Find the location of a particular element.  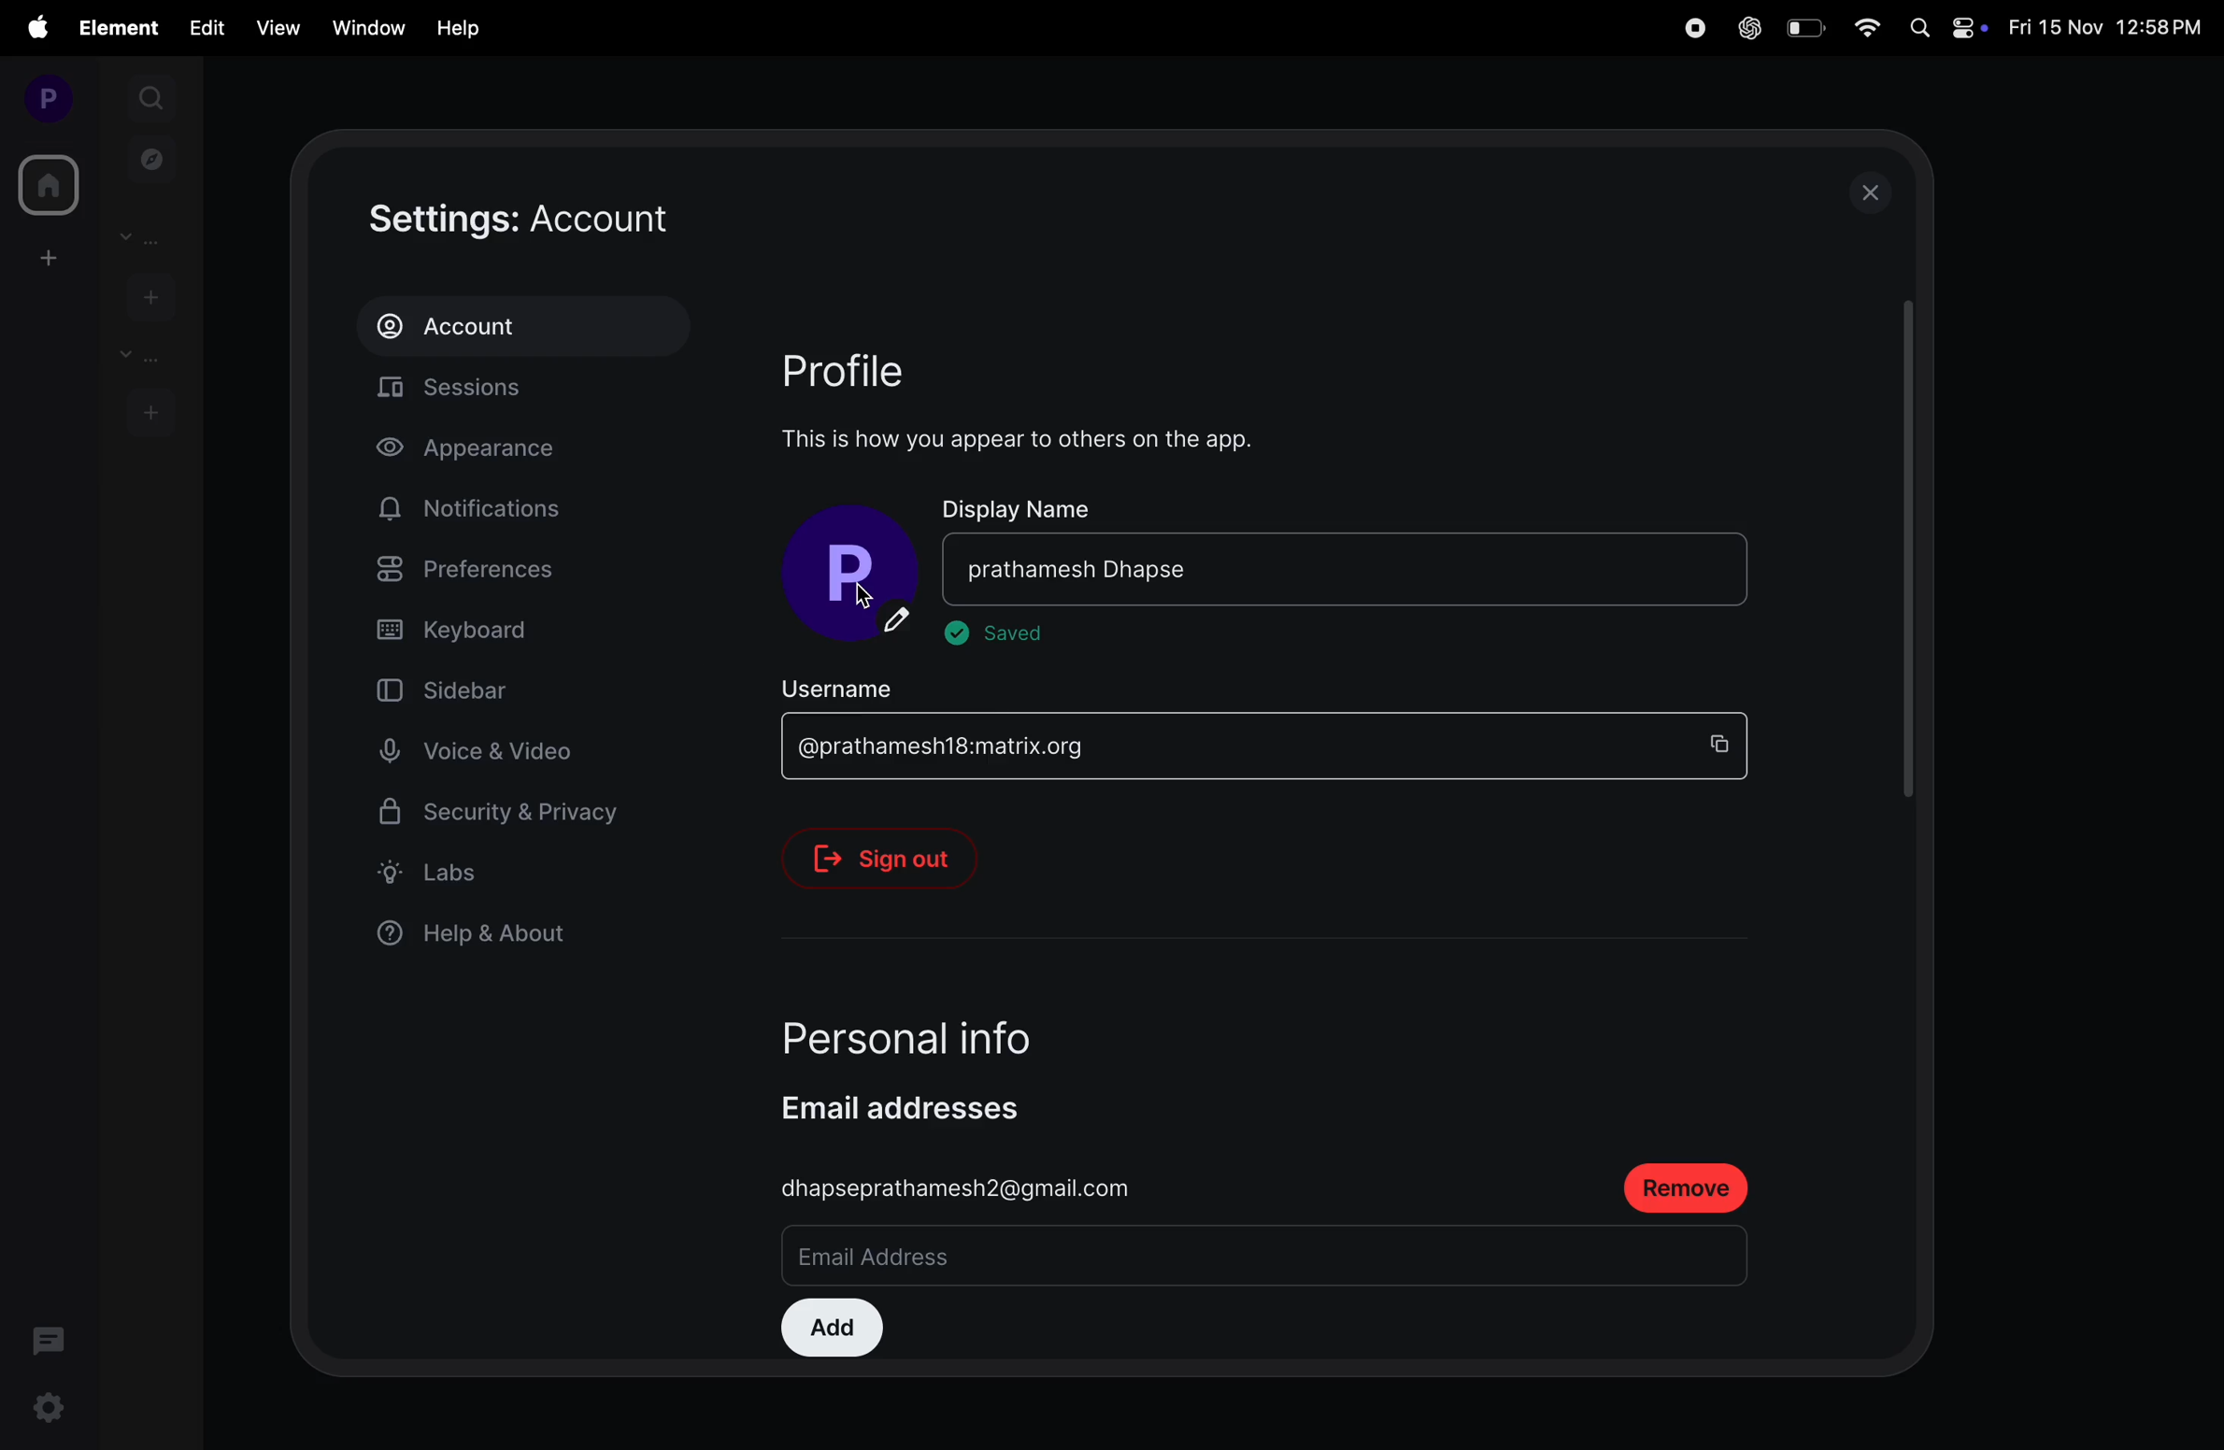

profile is located at coordinates (41, 97).